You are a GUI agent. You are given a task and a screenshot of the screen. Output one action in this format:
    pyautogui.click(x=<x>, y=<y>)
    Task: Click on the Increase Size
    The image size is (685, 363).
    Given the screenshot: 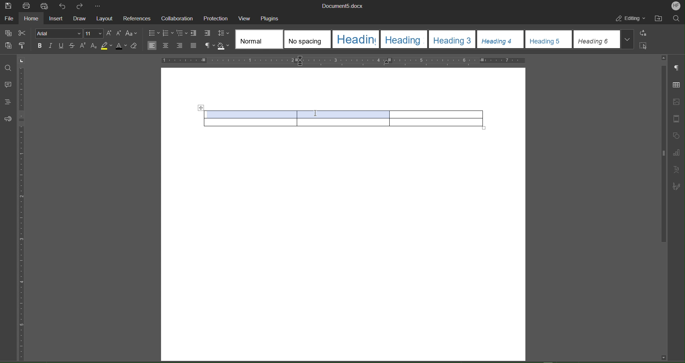 What is the action you would take?
    pyautogui.click(x=109, y=34)
    